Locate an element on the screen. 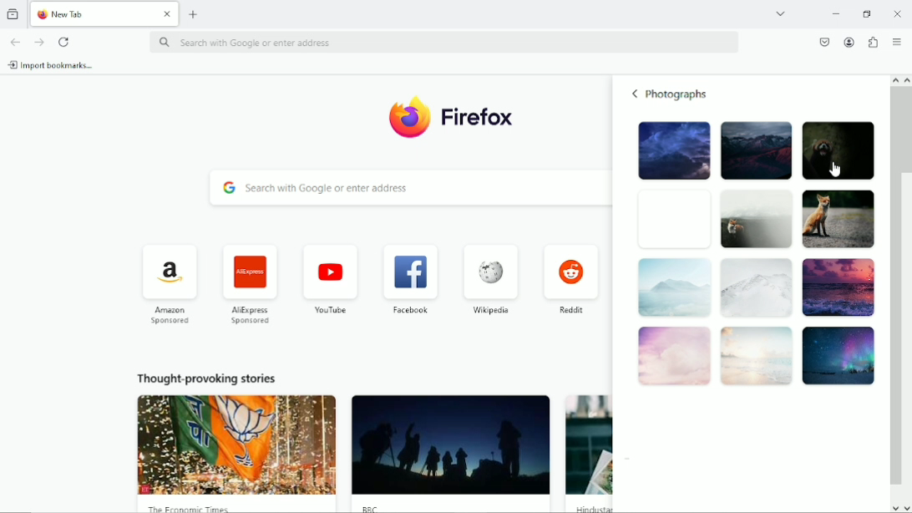 Image resolution: width=912 pixels, height=513 pixels. Extensions is located at coordinates (873, 41).